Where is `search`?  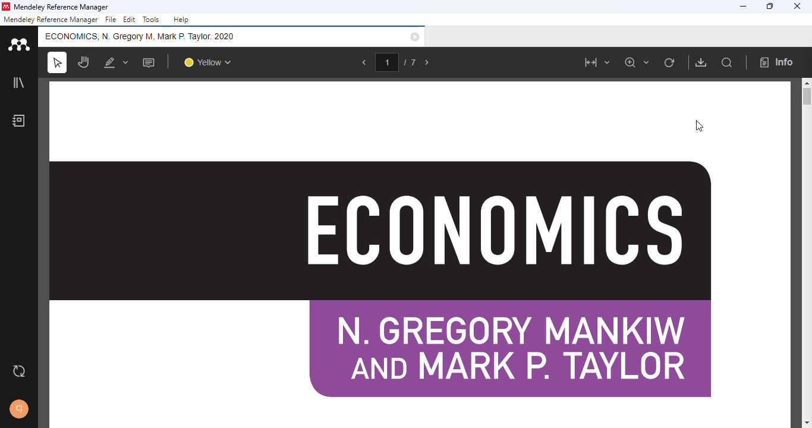 search is located at coordinates (728, 63).